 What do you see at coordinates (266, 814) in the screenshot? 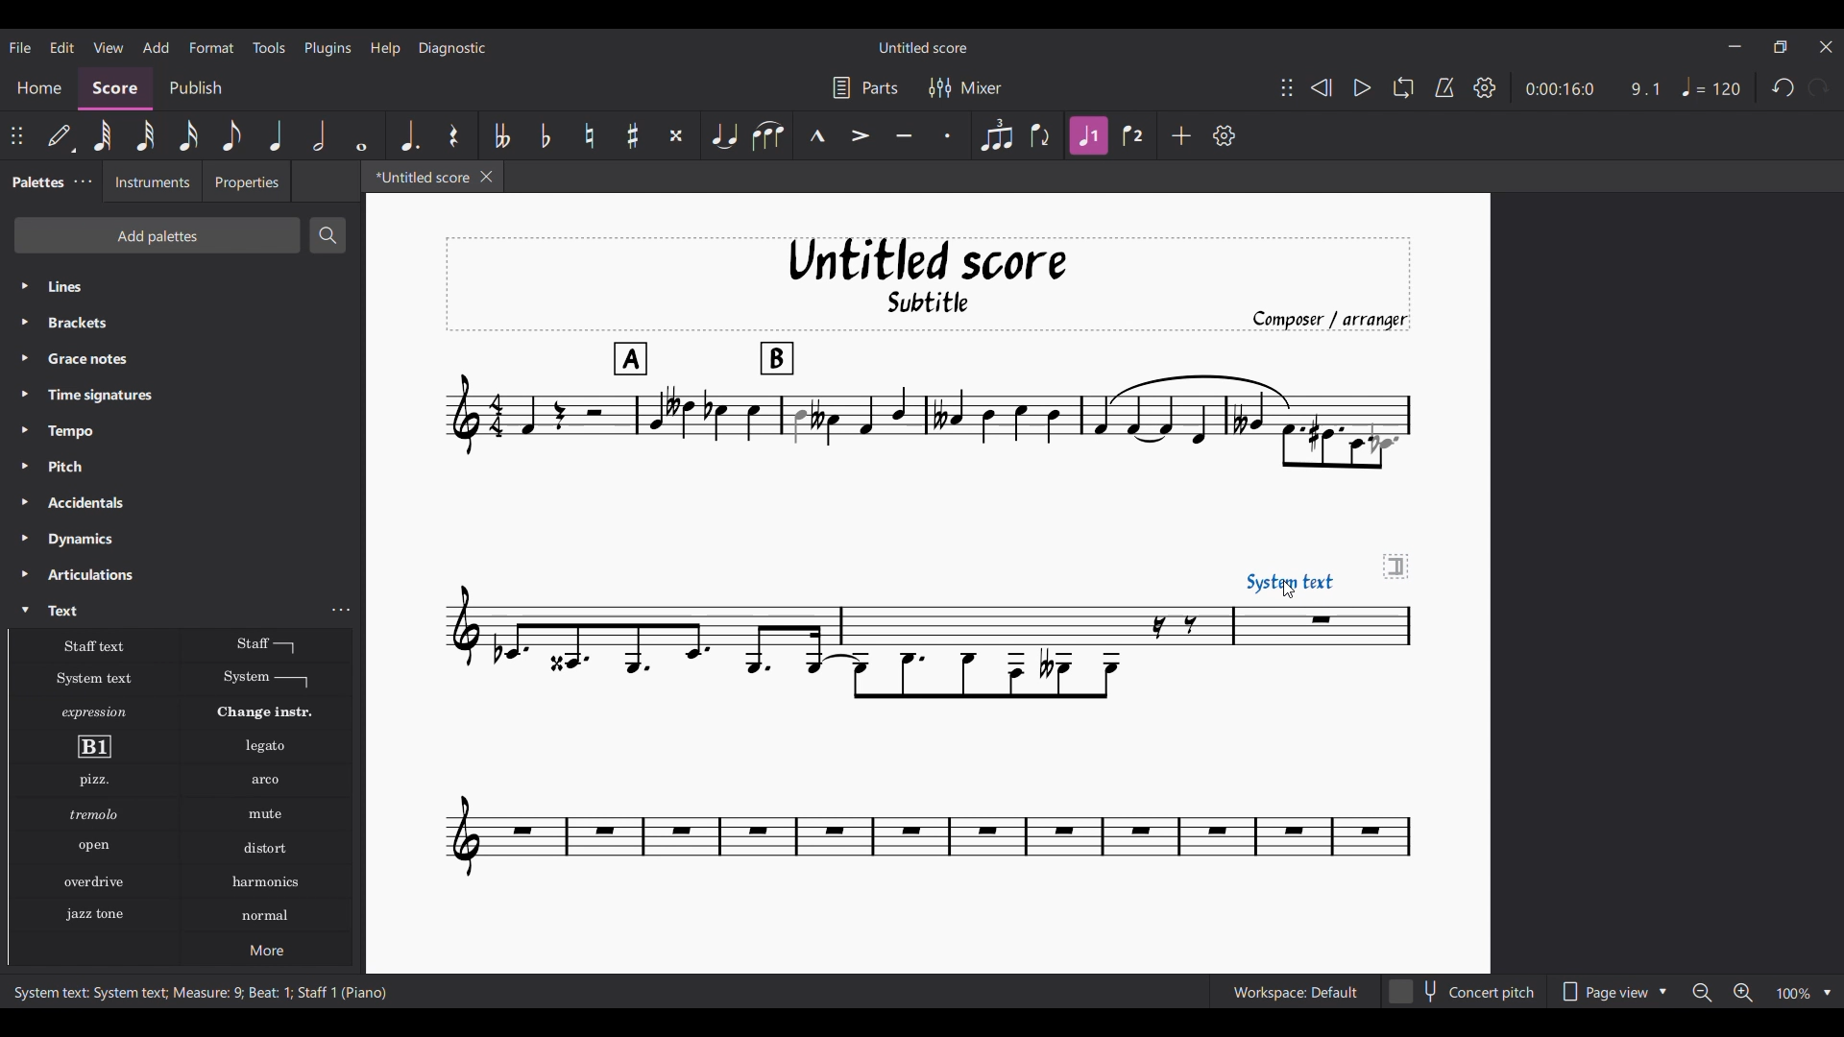
I see `Mute` at bounding box center [266, 814].